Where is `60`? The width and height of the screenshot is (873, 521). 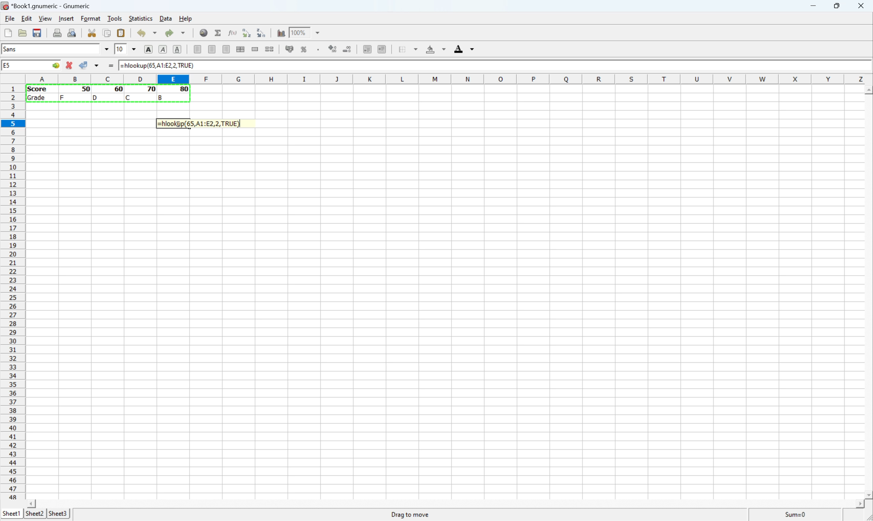
60 is located at coordinates (117, 89).